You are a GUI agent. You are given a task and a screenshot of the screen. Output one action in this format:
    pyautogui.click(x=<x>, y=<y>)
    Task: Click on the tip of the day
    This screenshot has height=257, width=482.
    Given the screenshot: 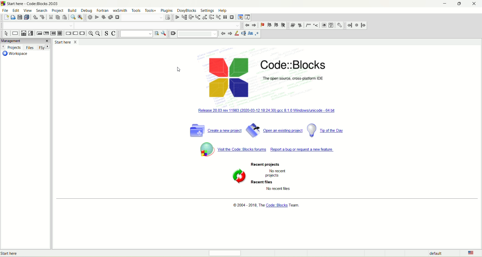 What is the action you would take?
    pyautogui.click(x=326, y=129)
    